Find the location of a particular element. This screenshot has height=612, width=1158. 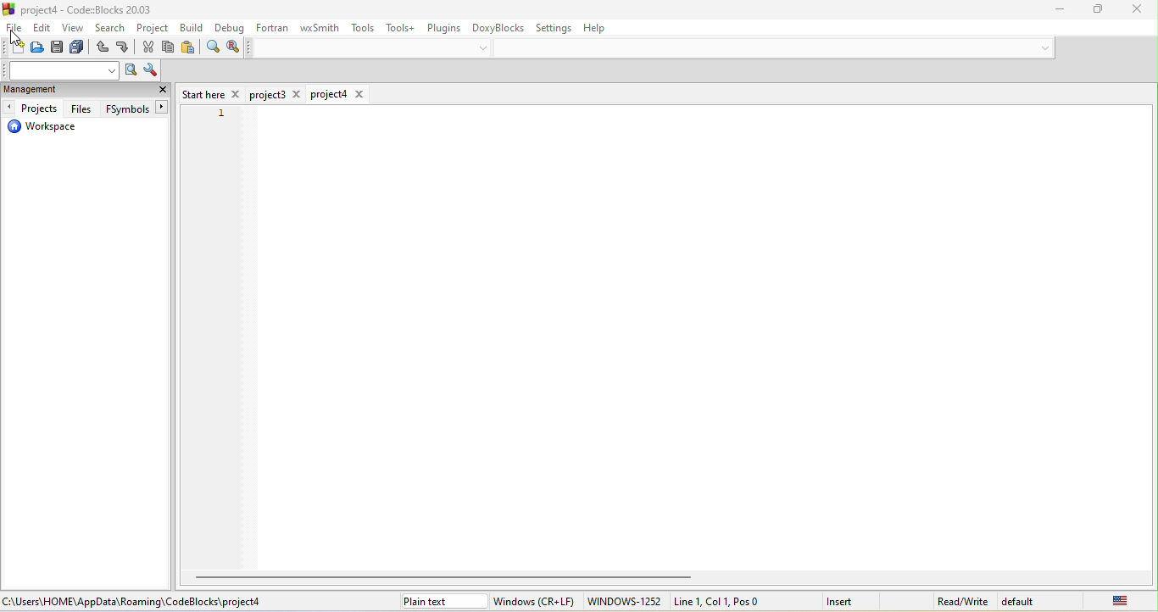

build is located at coordinates (193, 27).